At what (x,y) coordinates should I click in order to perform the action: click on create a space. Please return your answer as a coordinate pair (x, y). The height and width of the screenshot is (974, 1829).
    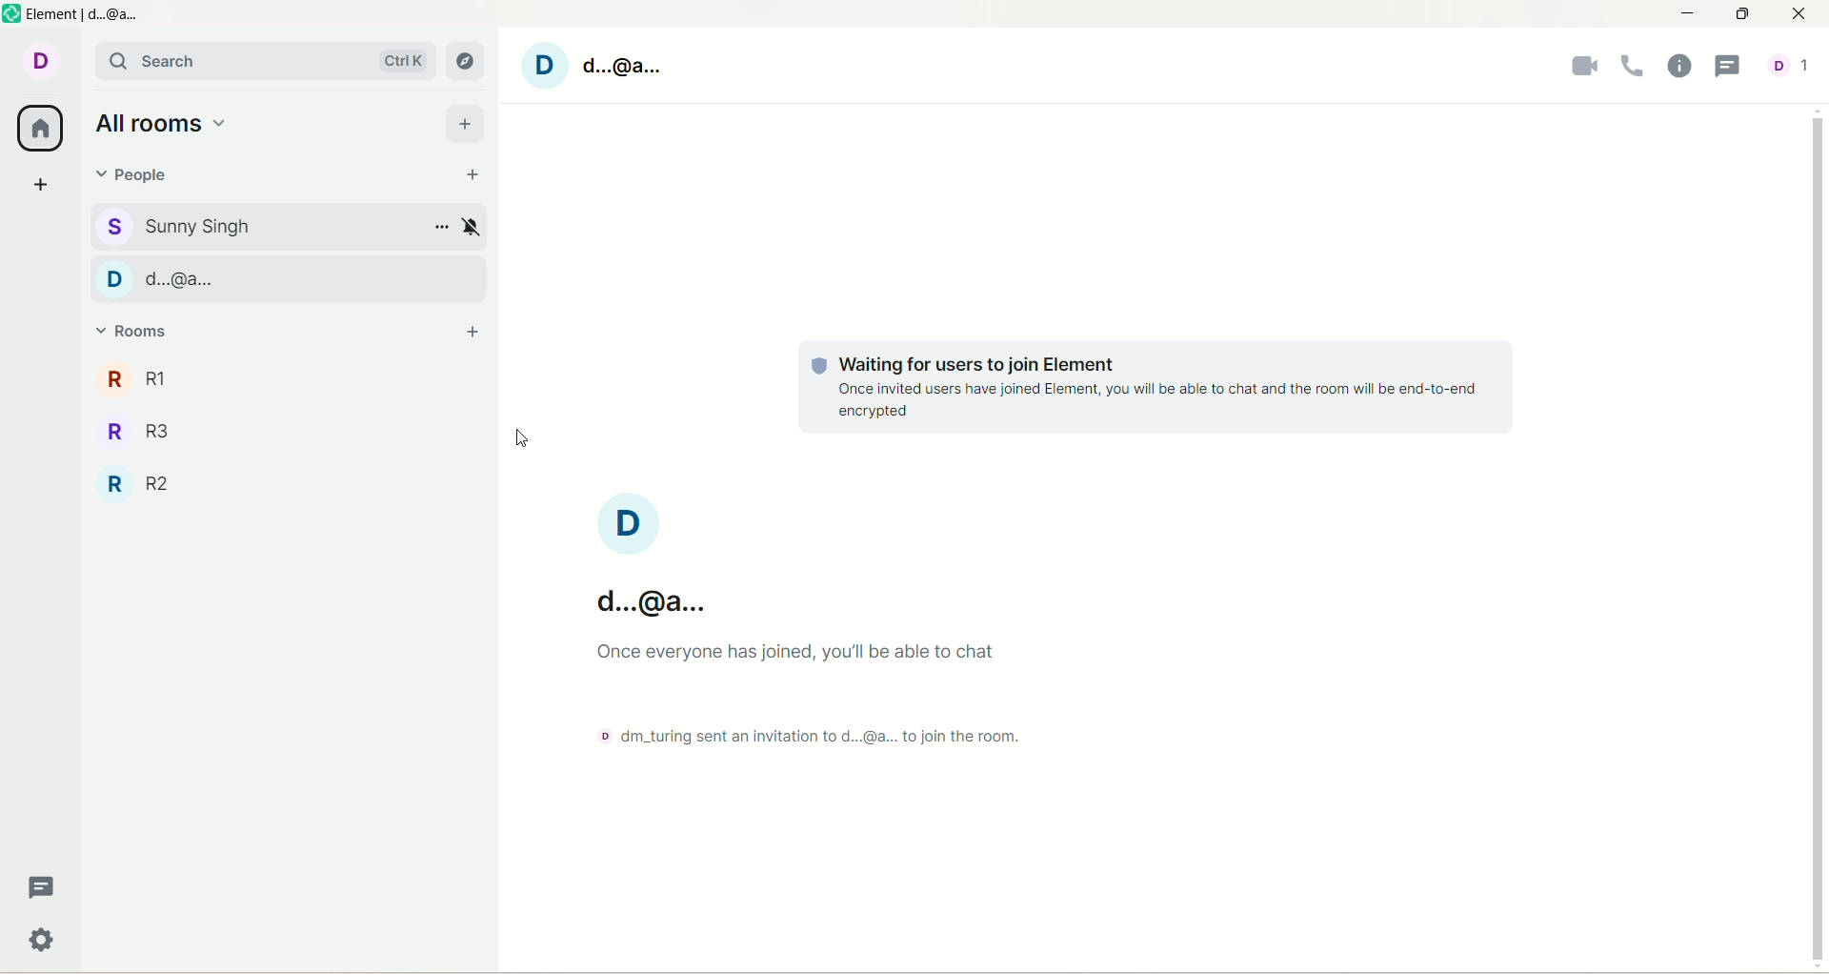
    Looking at the image, I should click on (38, 182).